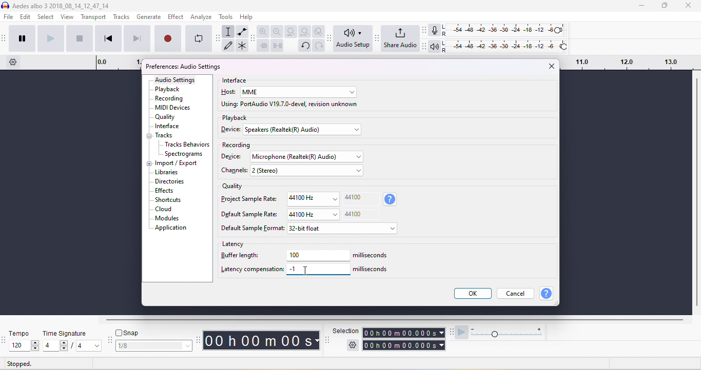 This screenshot has width=701, height=370. Describe the element at coordinates (241, 256) in the screenshot. I see `buffer length` at that location.